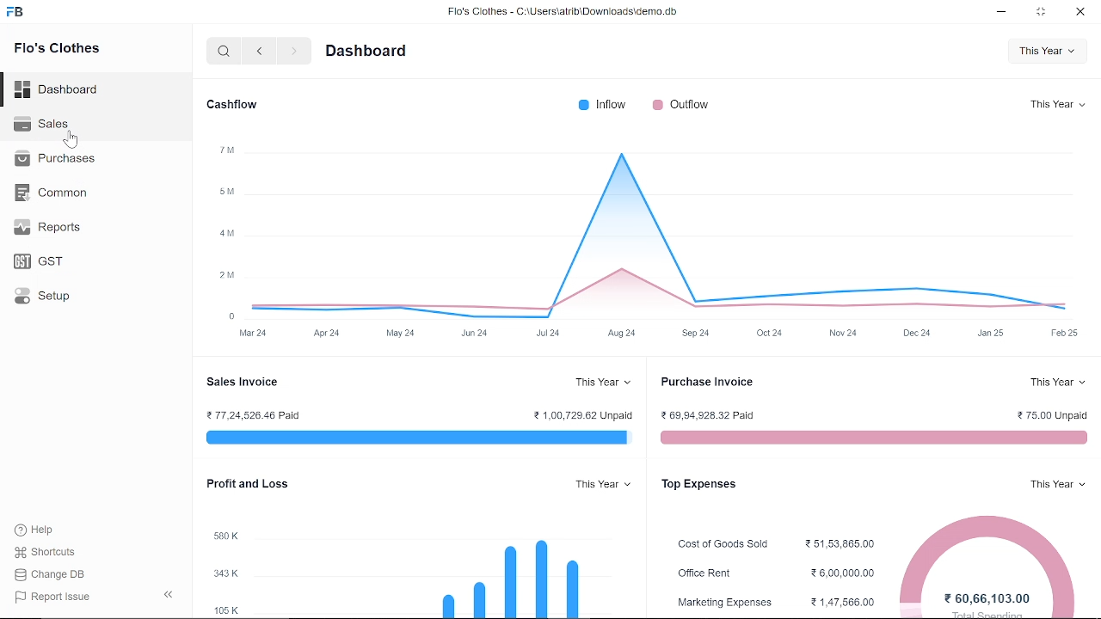 The width and height of the screenshot is (1101, 619). I want to click on frappe books, so click(15, 14).